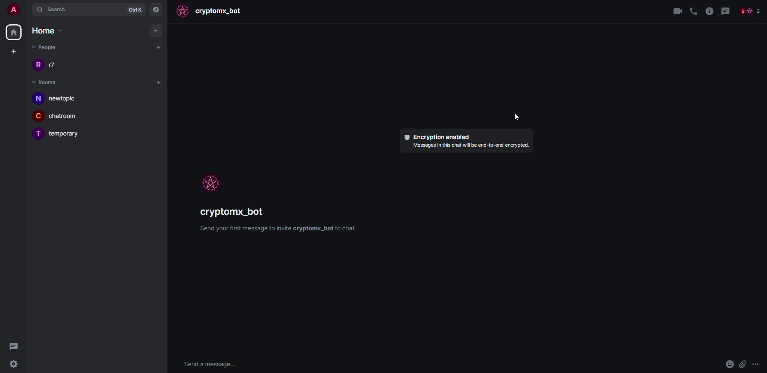  Describe the element at coordinates (756, 365) in the screenshot. I see `more` at that location.